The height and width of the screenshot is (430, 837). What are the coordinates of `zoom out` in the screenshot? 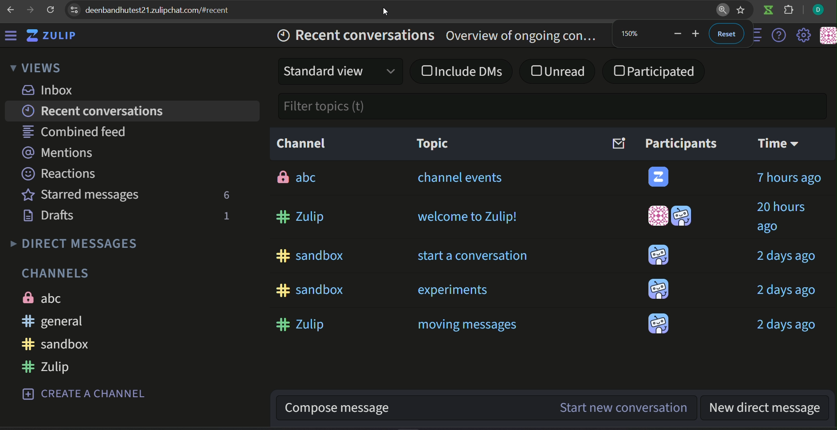 It's located at (697, 34).